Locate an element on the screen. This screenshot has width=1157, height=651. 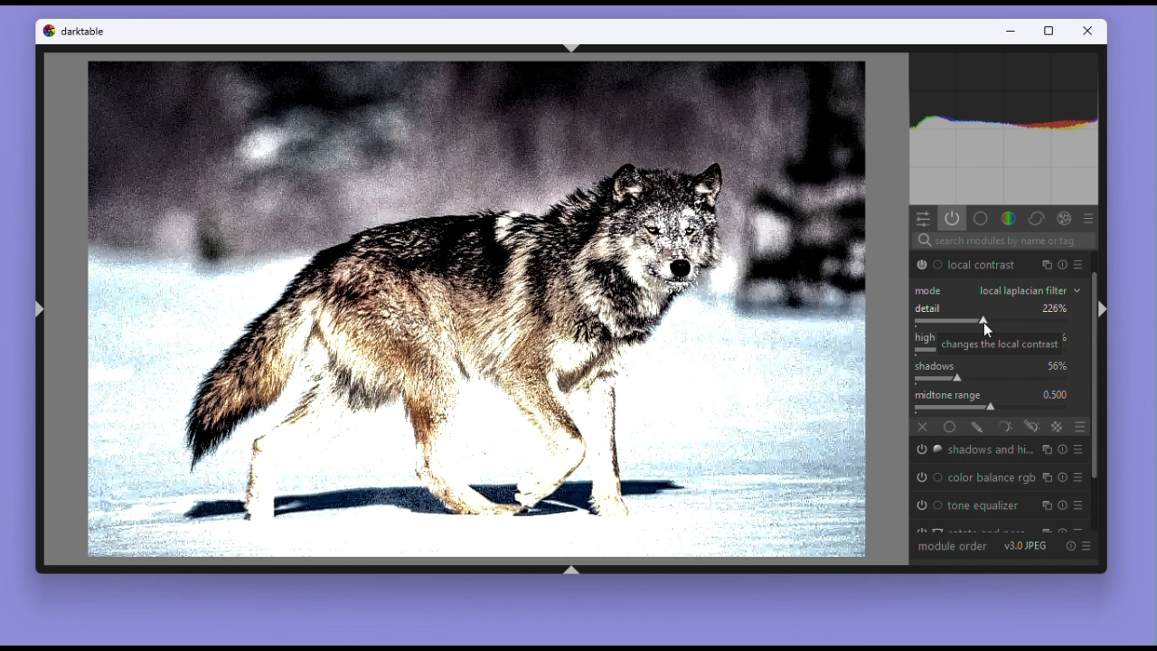
shift+ctrl+b is located at coordinates (571, 570).